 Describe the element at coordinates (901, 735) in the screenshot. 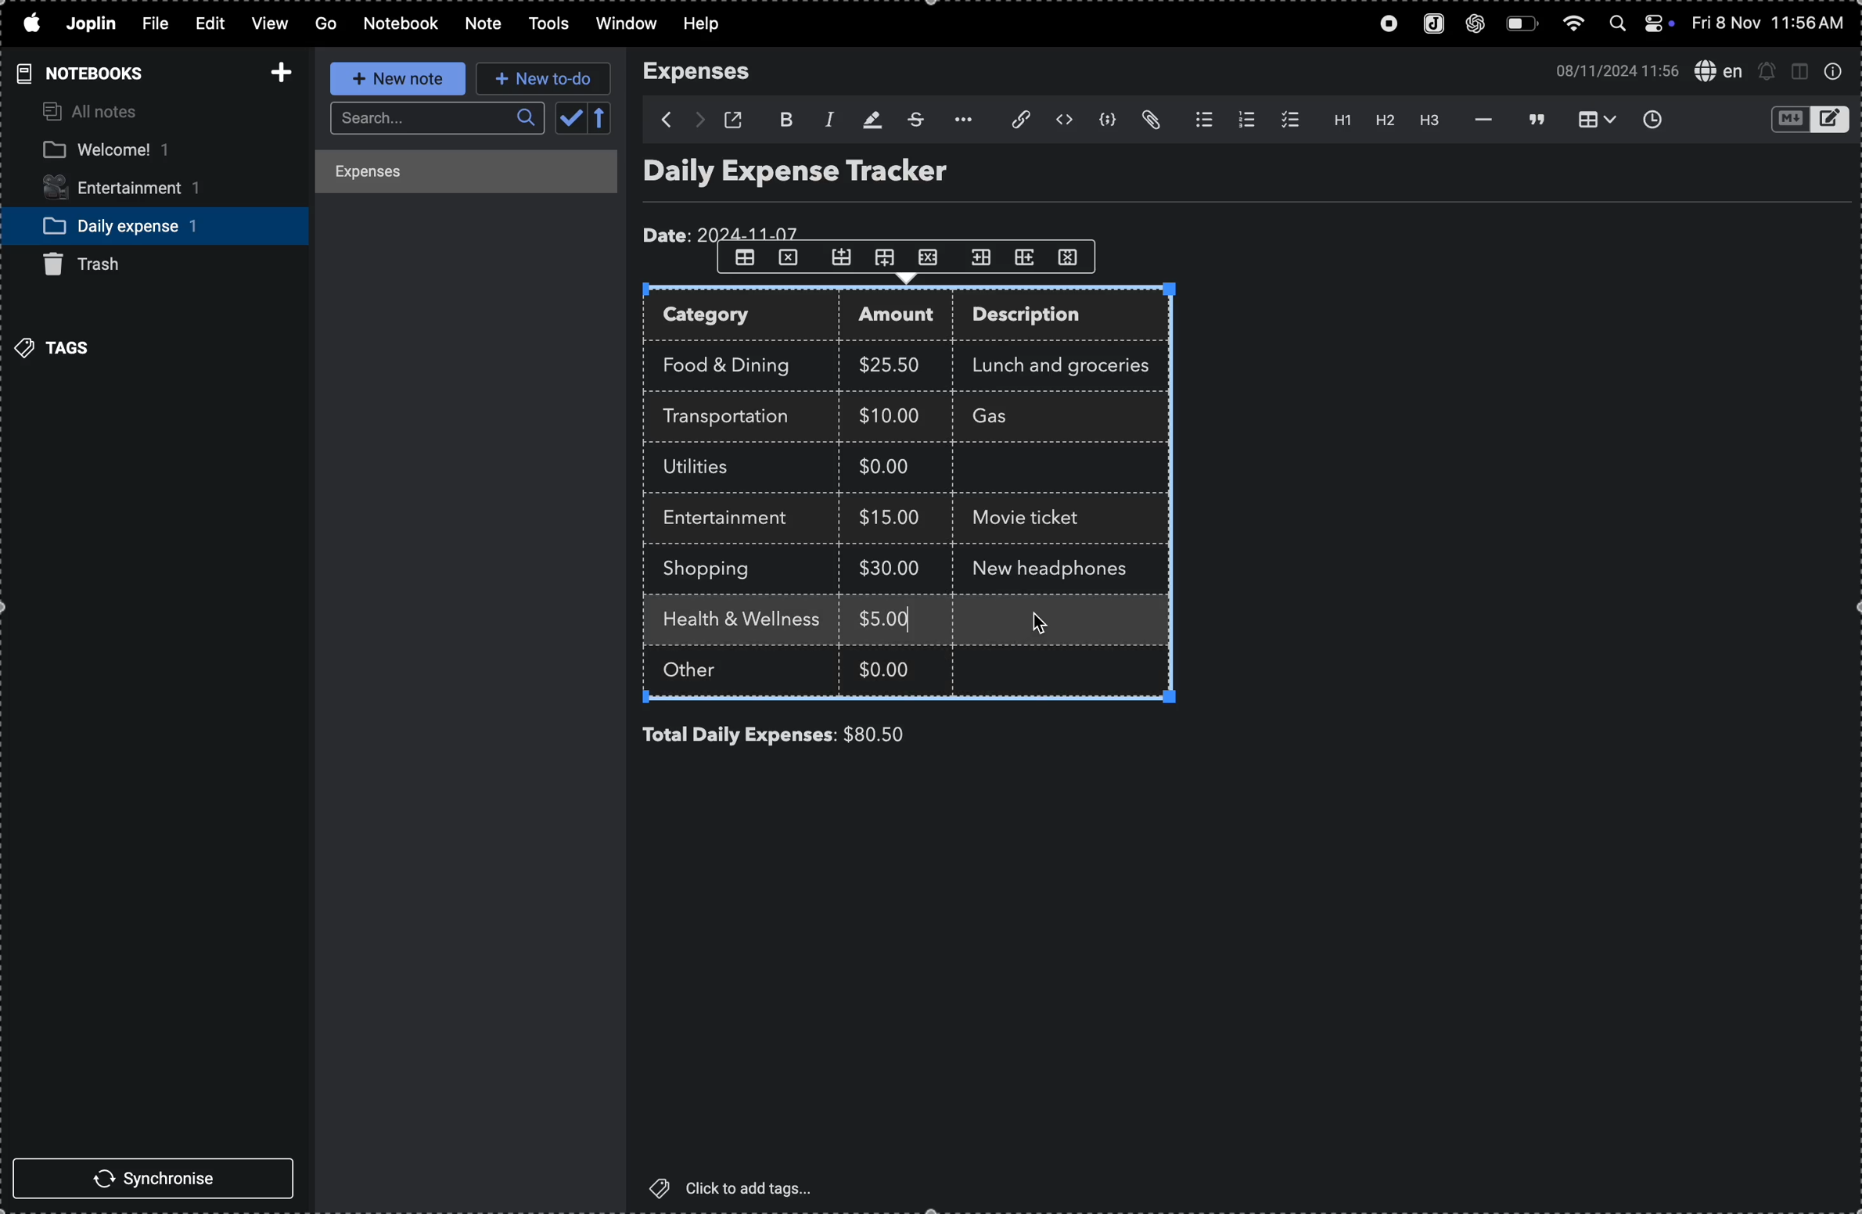

I see `$80.00` at that location.